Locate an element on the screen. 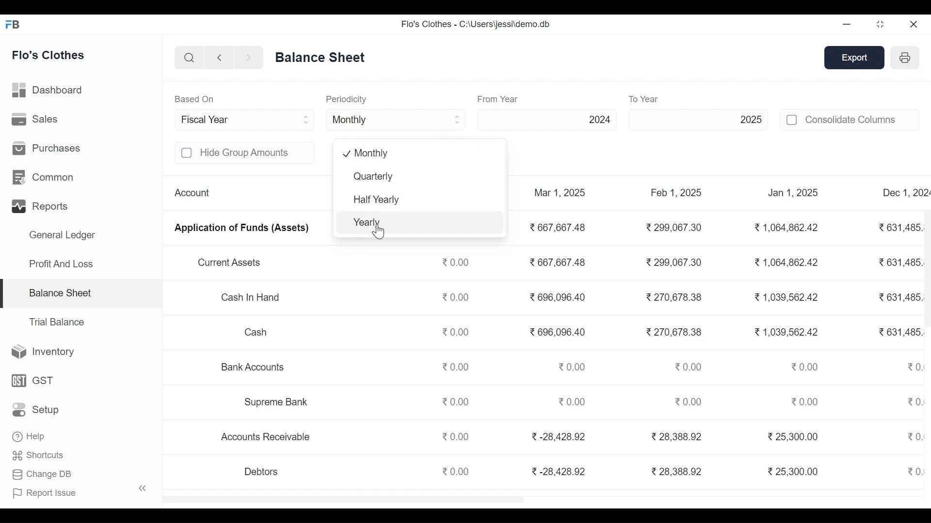  common is located at coordinates (45, 178).